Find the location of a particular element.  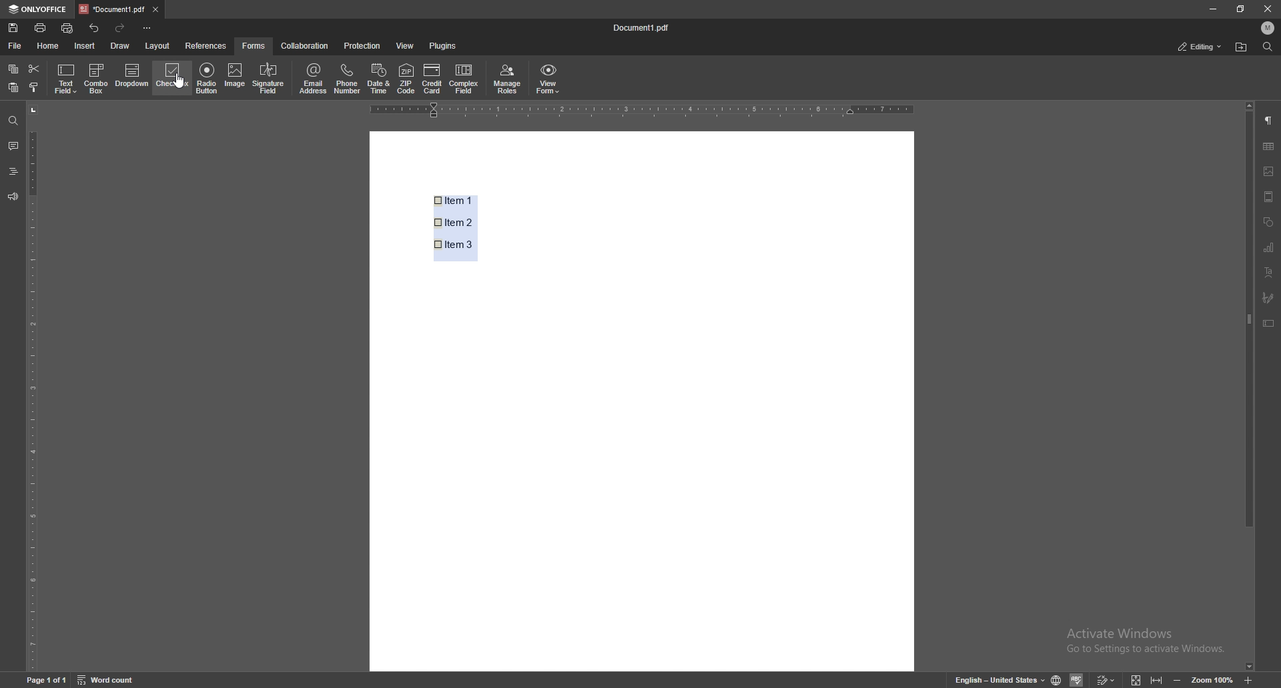

layout is located at coordinates (157, 46).